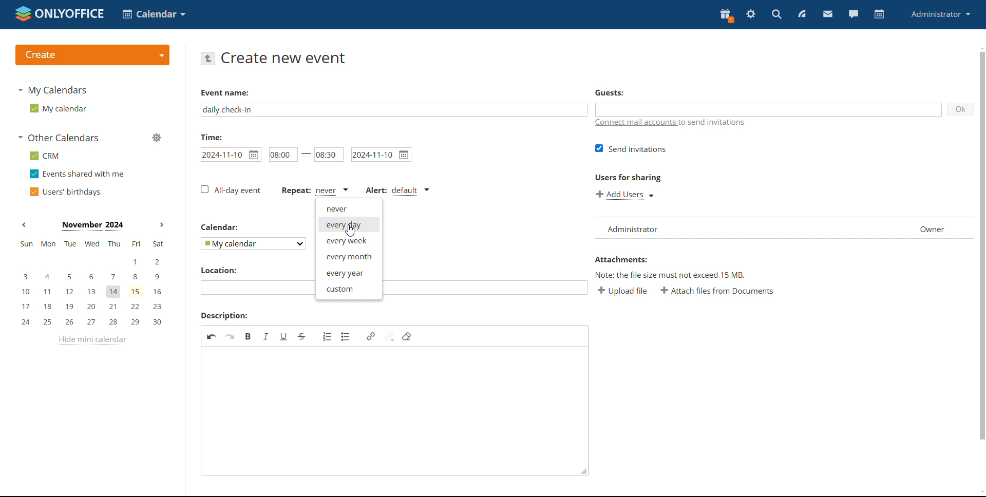 The width and height of the screenshot is (986, 497). What do you see at coordinates (802, 14) in the screenshot?
I see `feed` at bounding box center [802, 14].